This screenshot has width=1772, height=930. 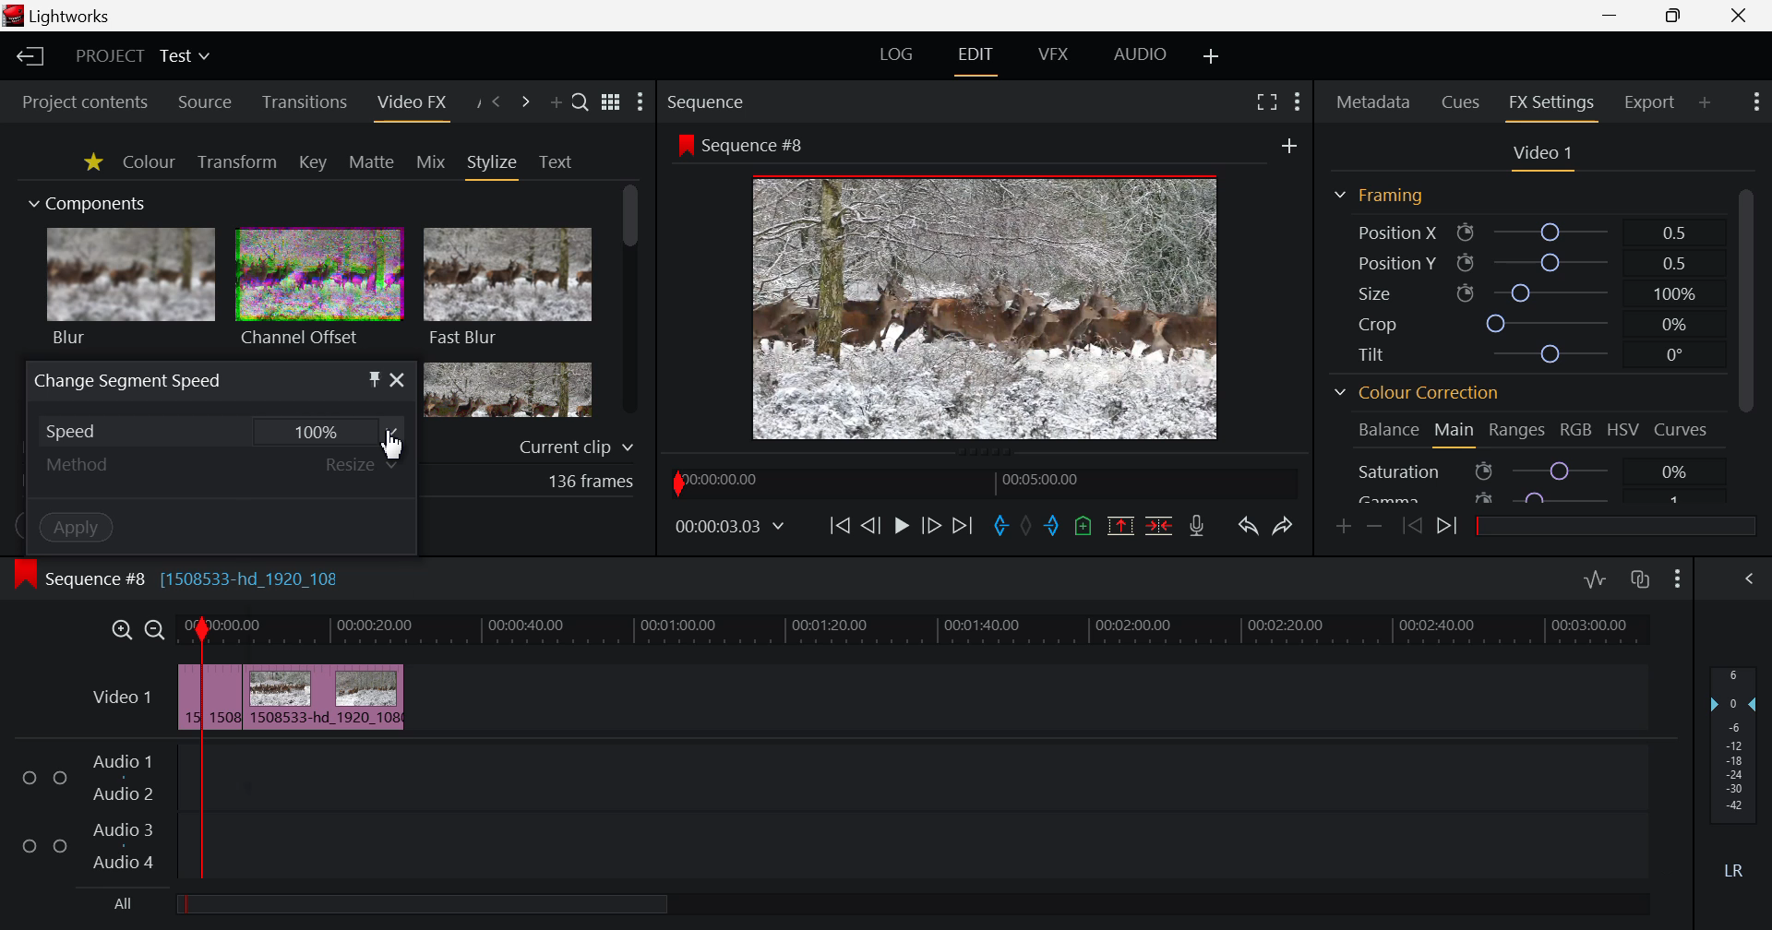 I want to click on EDIT Layout, so click(x=974, y=58).